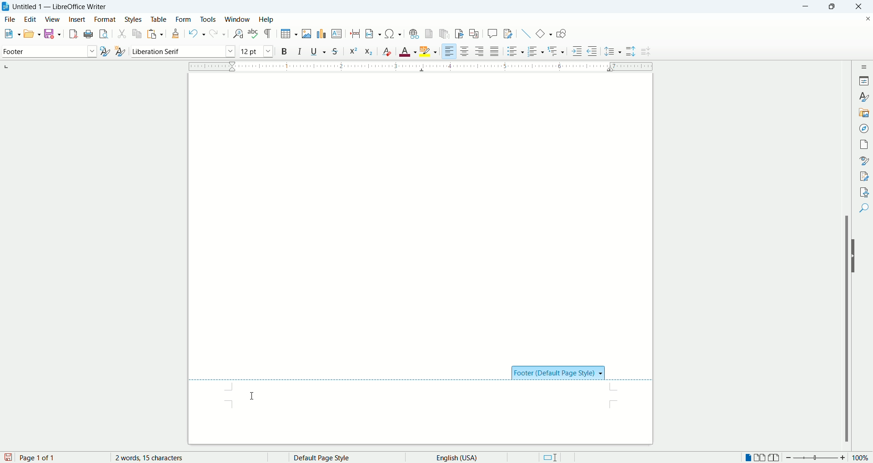 The image size is (873, 463). Describe the element at coordinates (120, 51) in the screenshot. I see `new style` at that location.